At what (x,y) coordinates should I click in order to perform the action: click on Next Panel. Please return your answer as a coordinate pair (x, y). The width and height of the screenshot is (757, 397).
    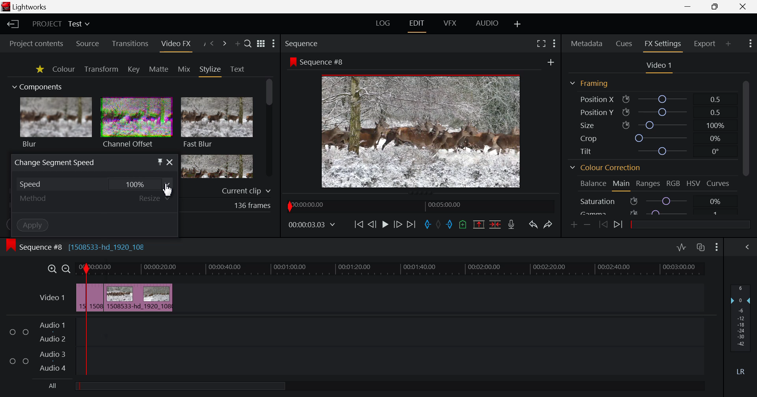
    Looking at the image, I should click on (223, 44).